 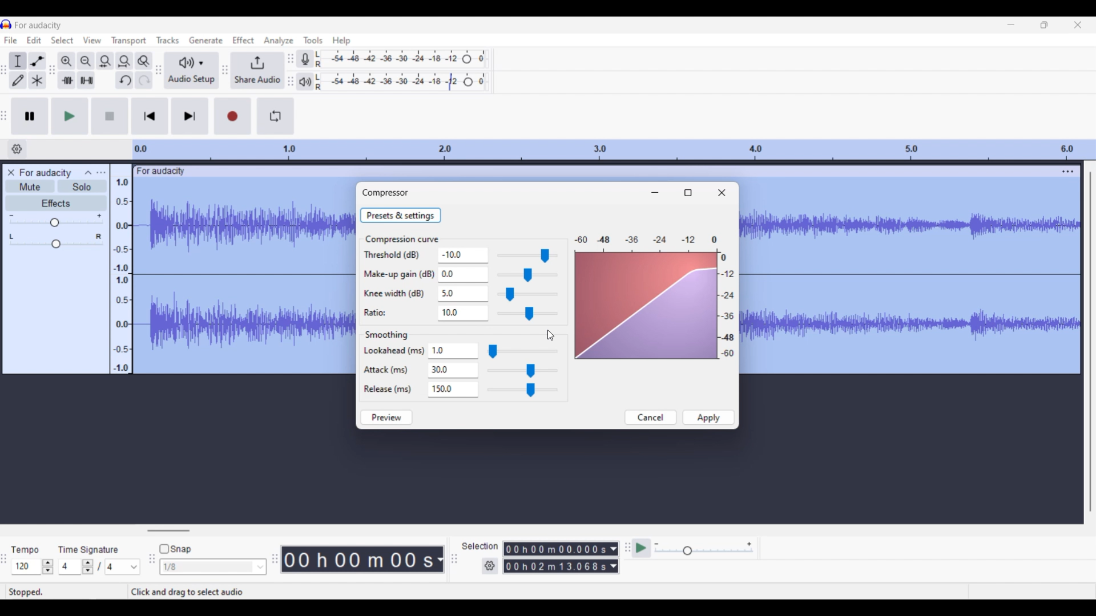 What do you see at coordinates (11, 40) in the screenshot?
I see `File` at bounding box center [11, 40].